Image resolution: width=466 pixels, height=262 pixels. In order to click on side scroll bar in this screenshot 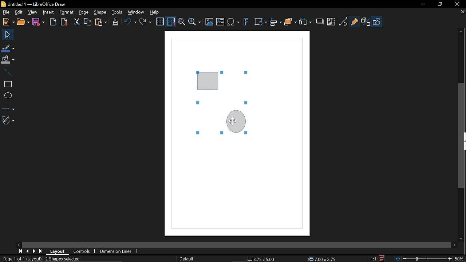, I will do `click(232, 245)`.